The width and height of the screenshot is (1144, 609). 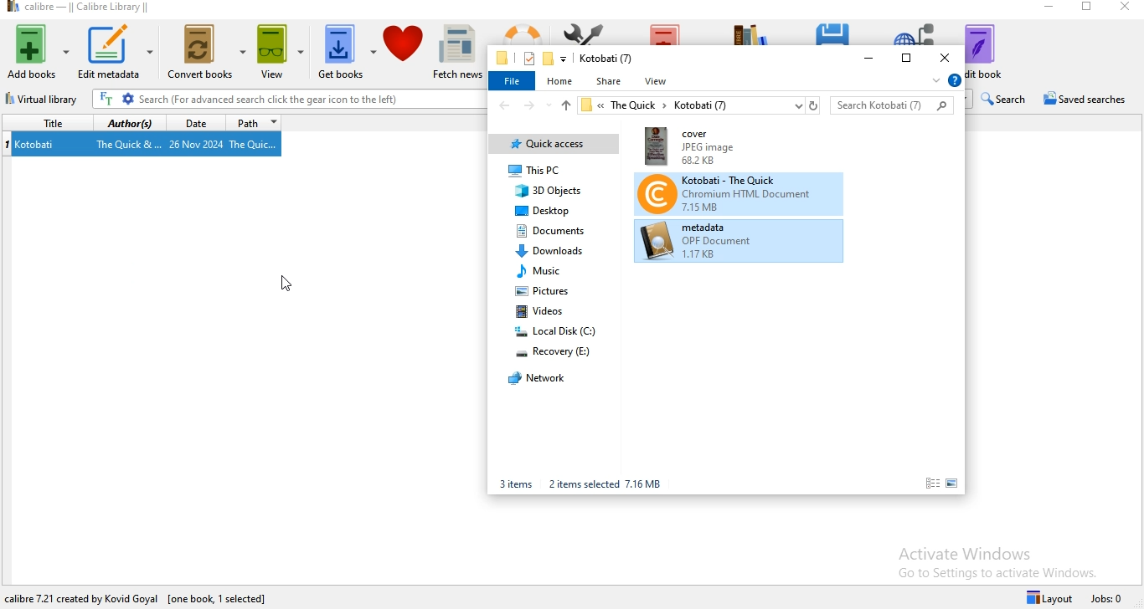 I want to click on search, so click(x=1003, y=99).